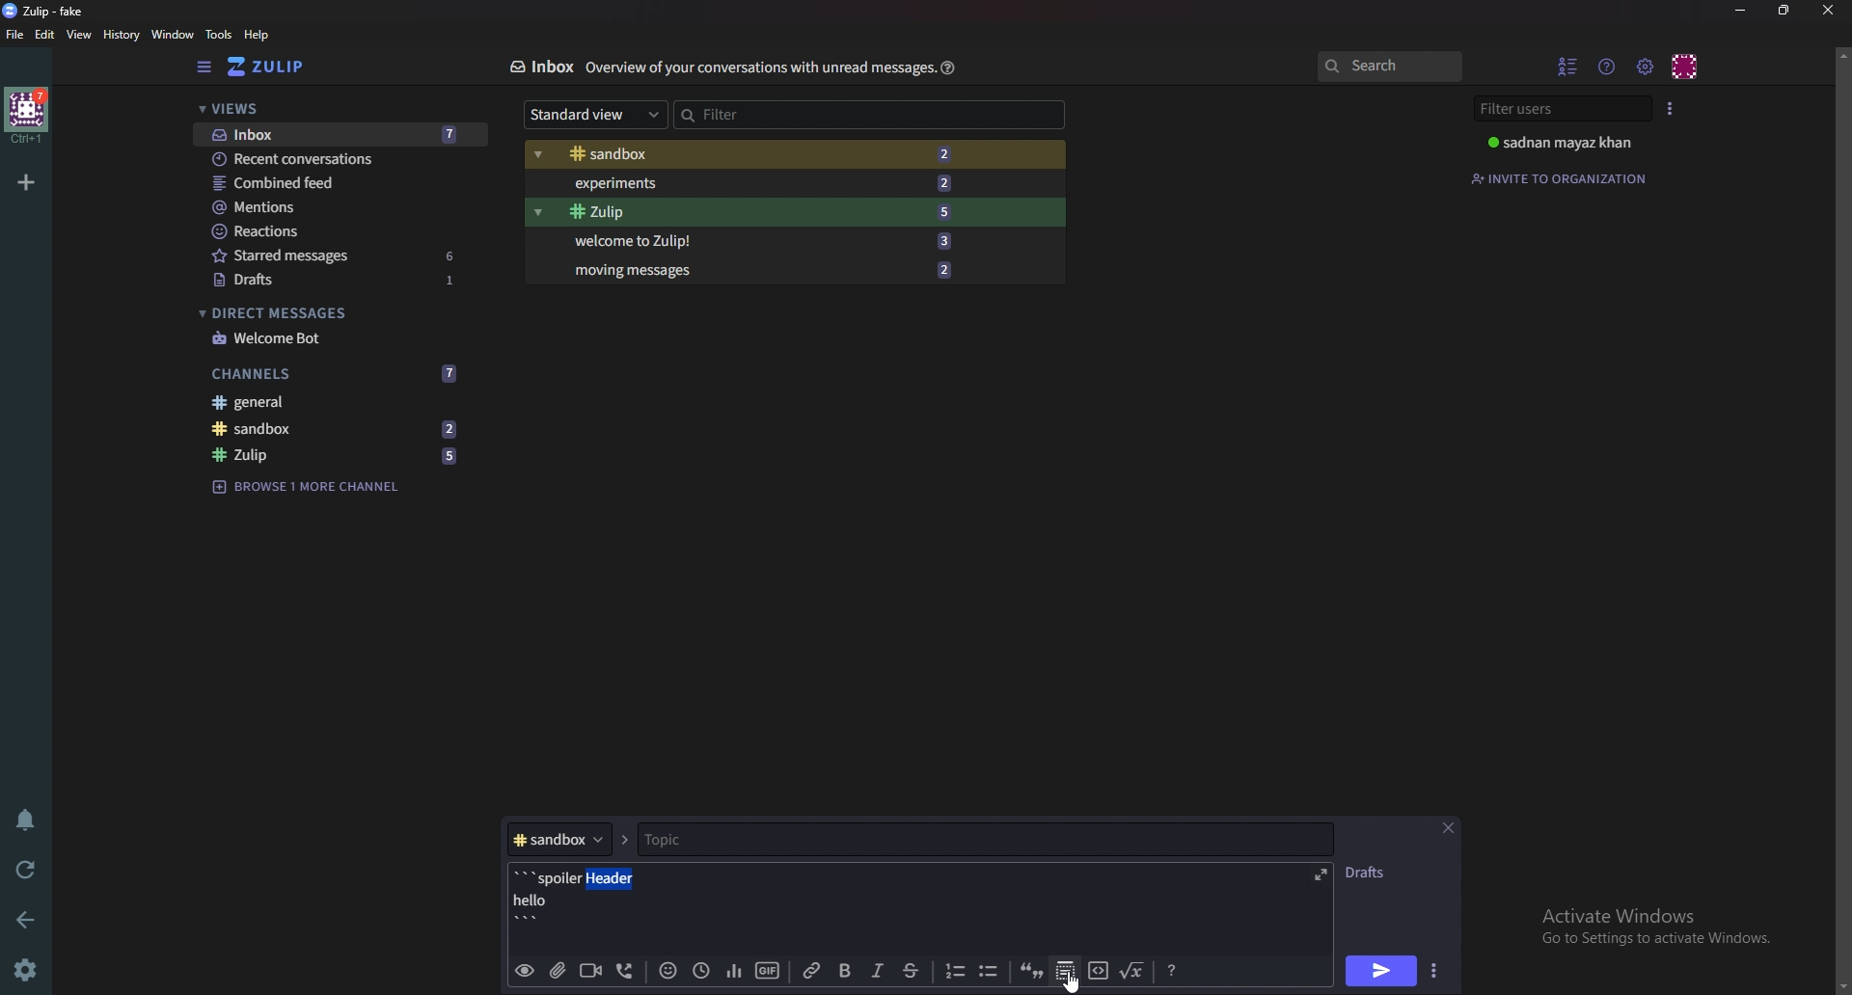  Describe the element at coordinates (581, 899) in the screenshot. I see `'''Spoiler header hello'''` at that location.